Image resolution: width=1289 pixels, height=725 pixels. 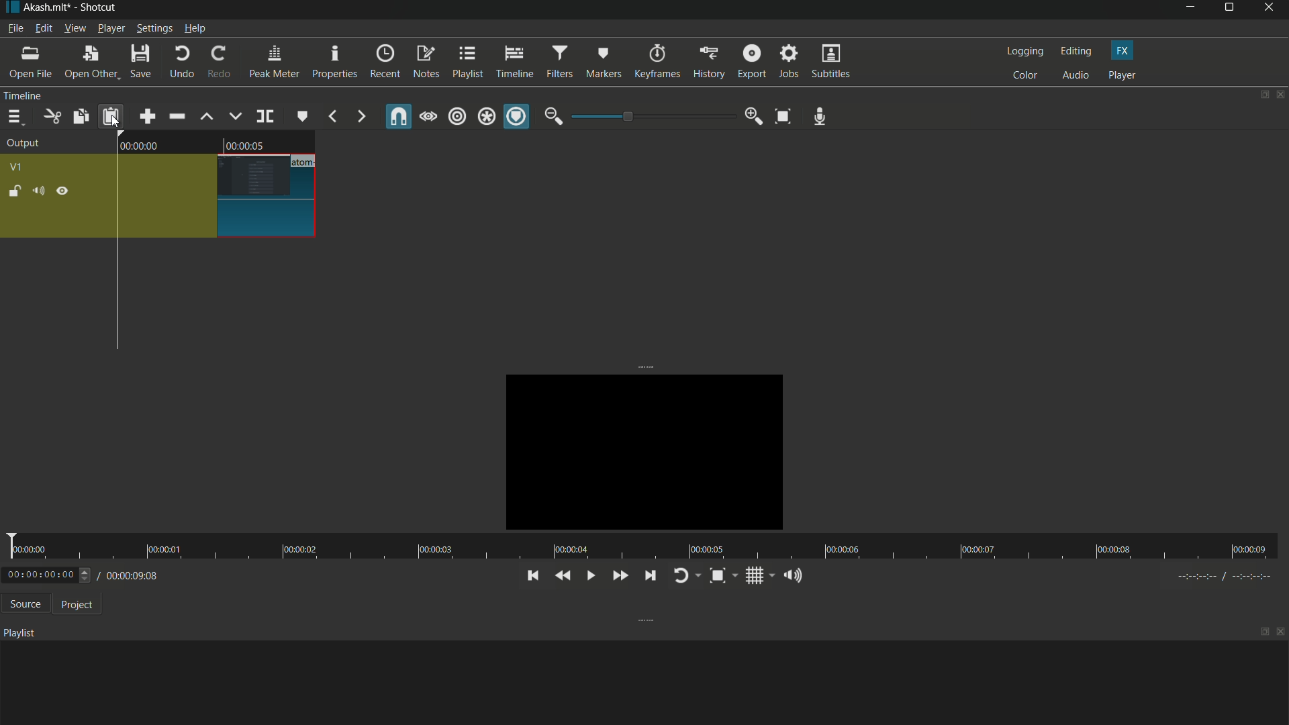 I want to click on redo, so click(x=216, y=62).